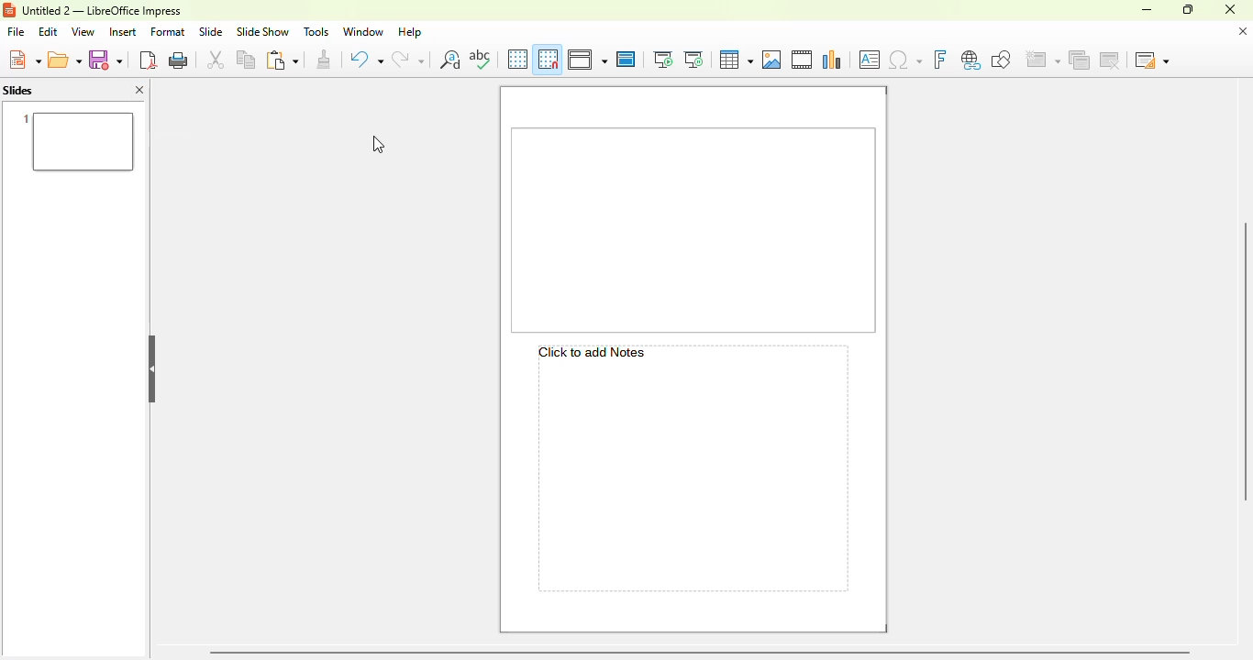 Image resolution: width=1253 pixels, height=660 pixels. Describe the element at coordinates (74, 141) in the screenshot. I see `slide 1` at that location.